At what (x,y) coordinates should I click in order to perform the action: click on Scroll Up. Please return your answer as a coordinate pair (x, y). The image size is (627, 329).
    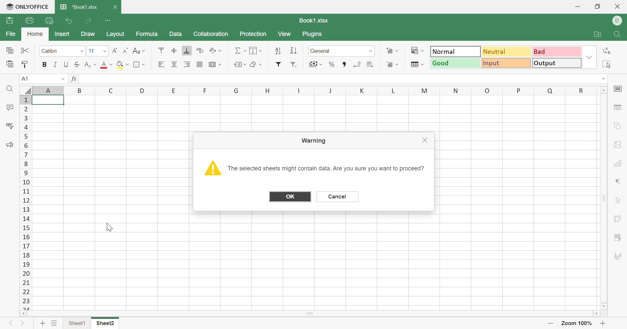
    Looking at the image, I should click on (604, 91).